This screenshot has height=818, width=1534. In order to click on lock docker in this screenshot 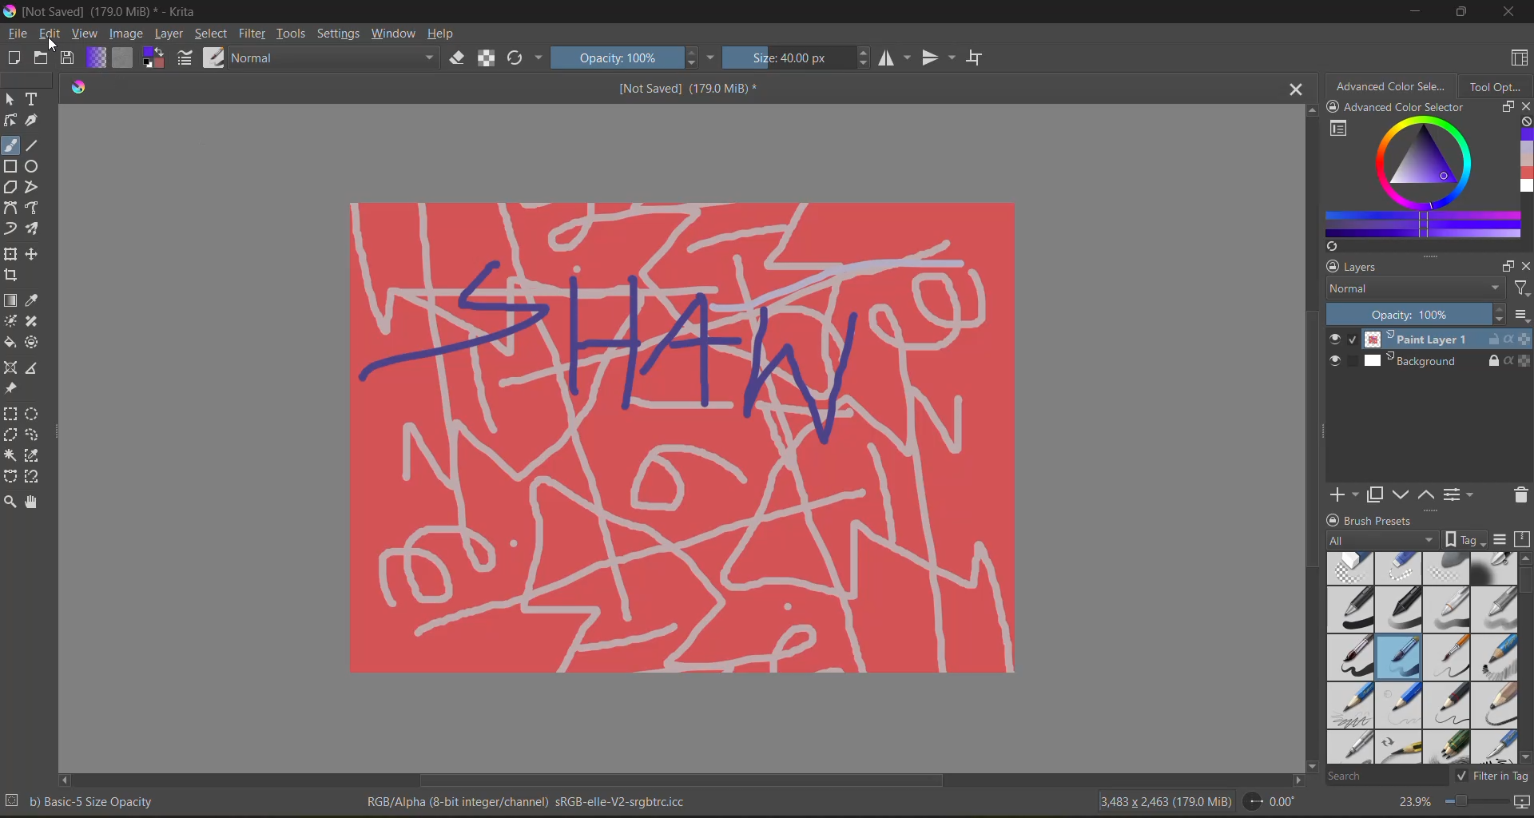, I will do `click(1331, 268)`.